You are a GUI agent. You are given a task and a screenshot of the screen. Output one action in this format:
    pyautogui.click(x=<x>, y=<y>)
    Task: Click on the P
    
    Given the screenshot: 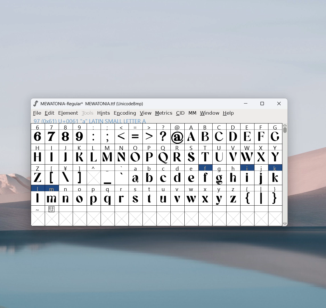 What is the action you would take?
    pyautogui.click(x=149, y=155)
    